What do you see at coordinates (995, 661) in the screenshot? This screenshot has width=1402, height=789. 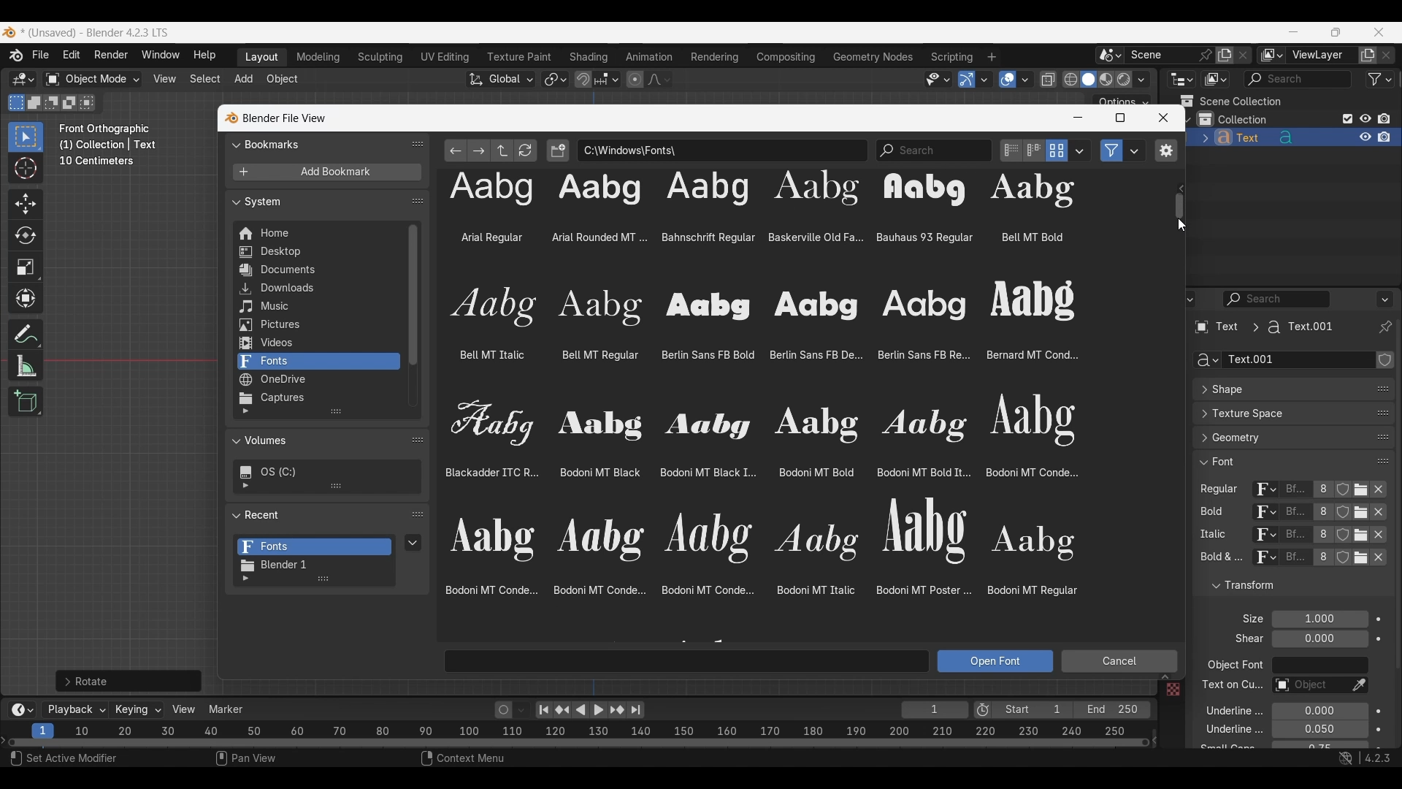 I see `Open selected font in Text object` at bounding box center [995, 661].